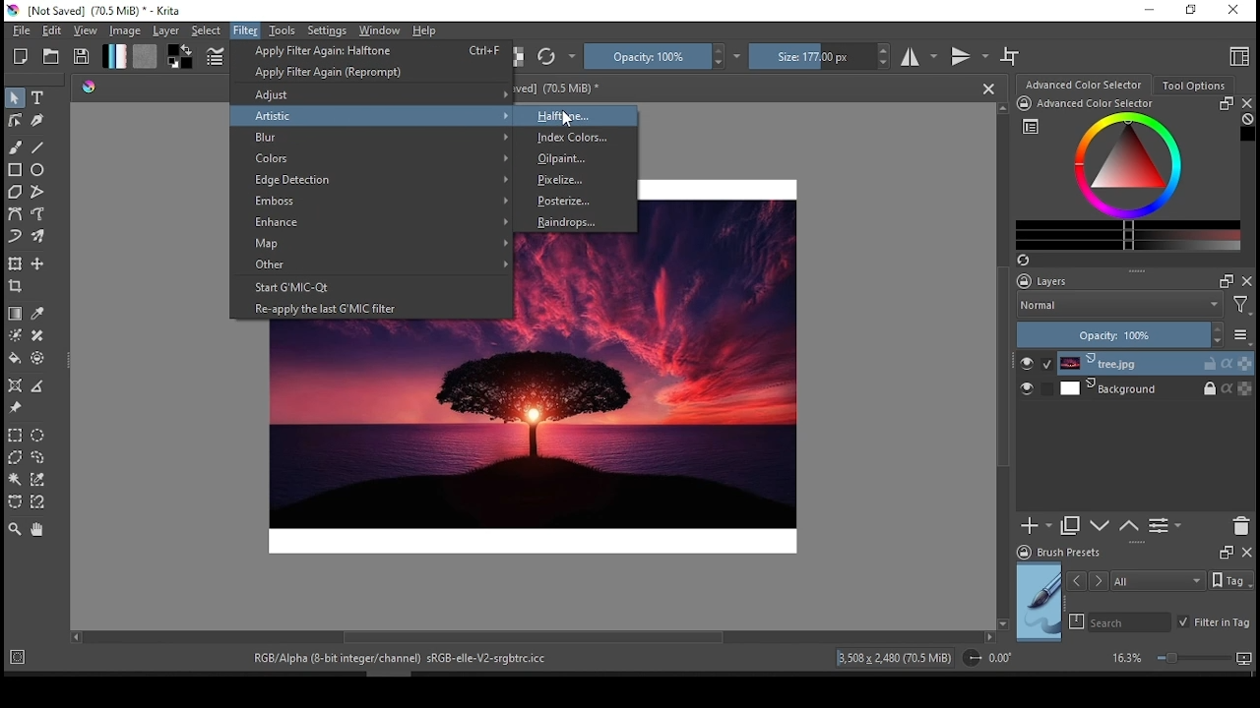 This screenshot has width=1260, height=708. Describe the element at coordinates (15, 384) in the screenshot. I see `assistant tool` at that location.